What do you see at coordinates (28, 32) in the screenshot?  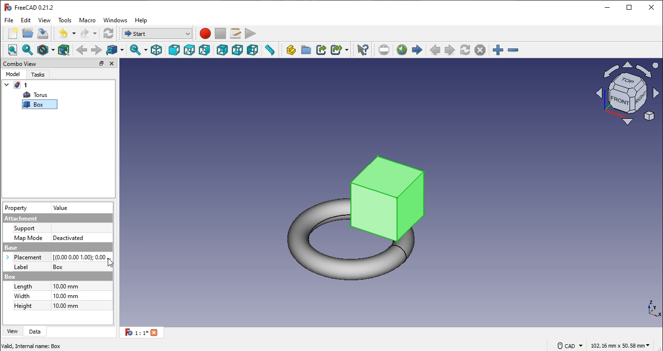 I see `open file` at bounding box center [28, 32].